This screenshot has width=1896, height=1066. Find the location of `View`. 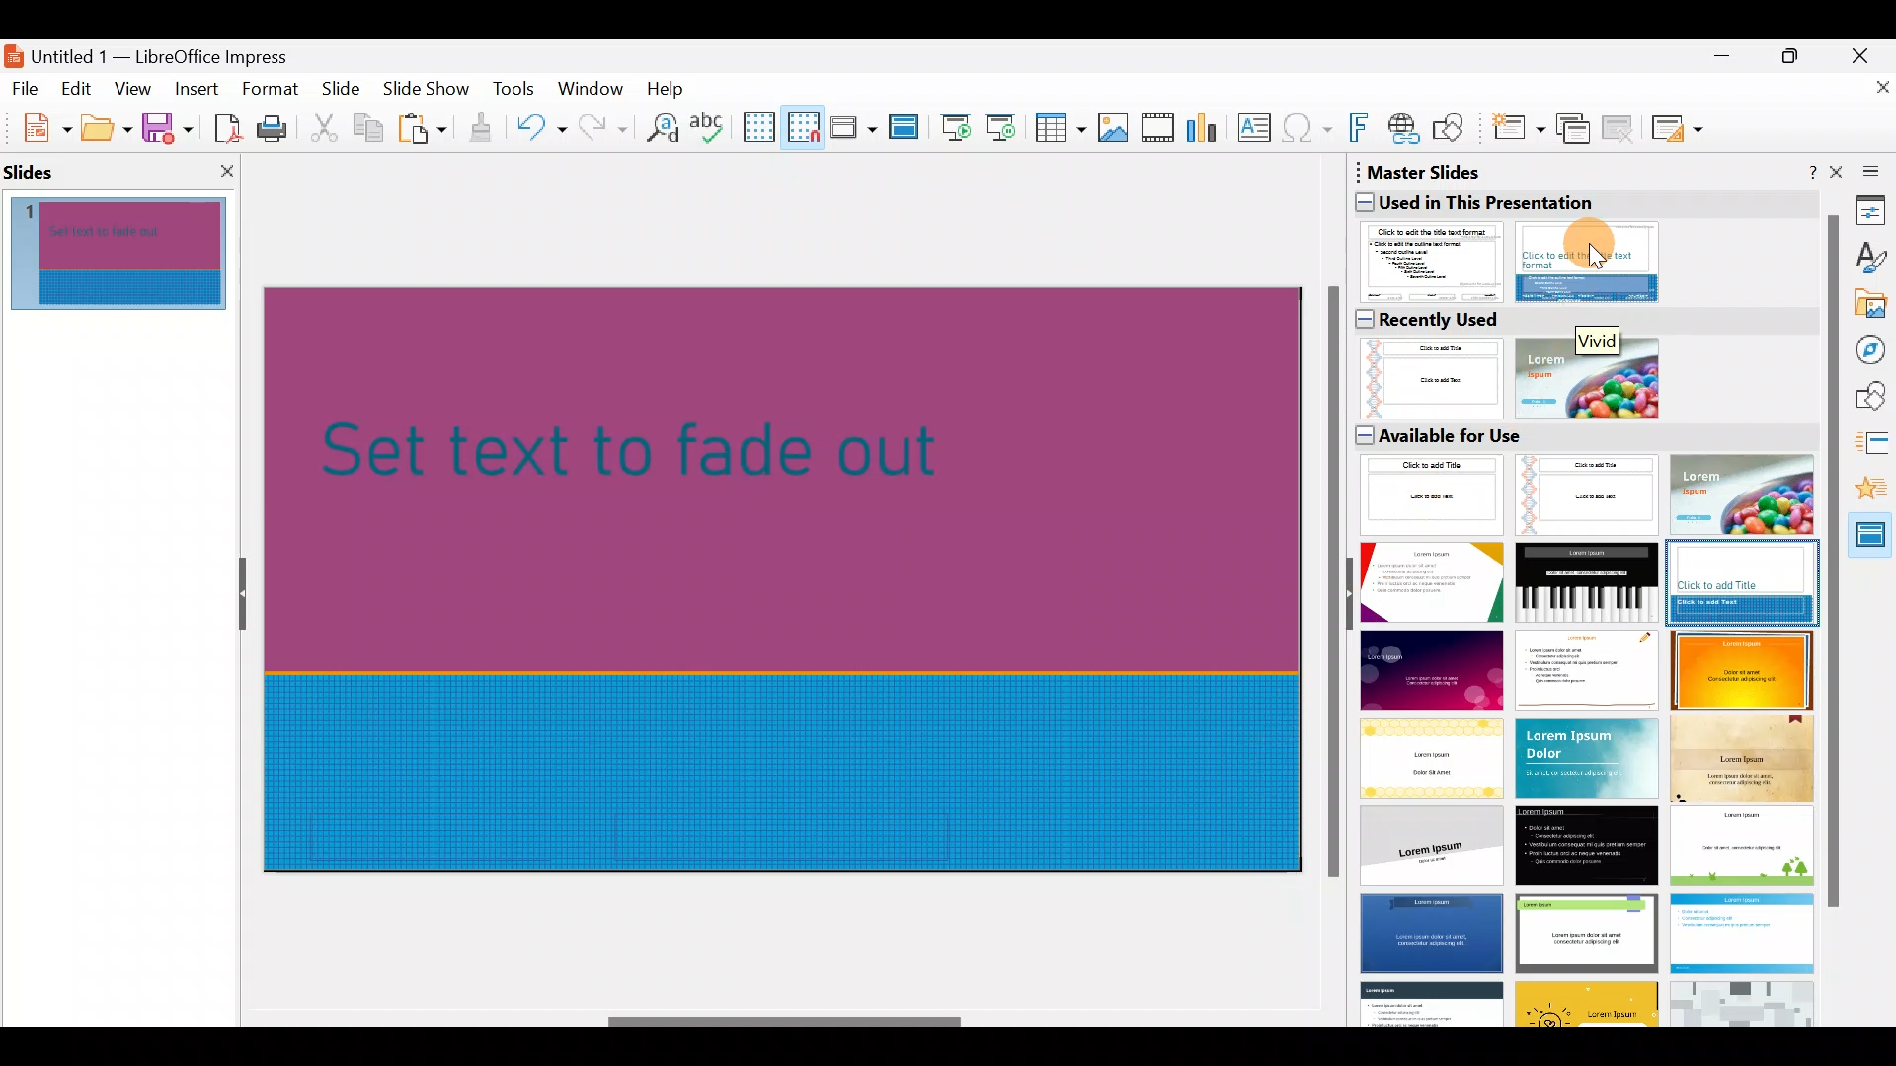

View is located at coordinates (134, 88).